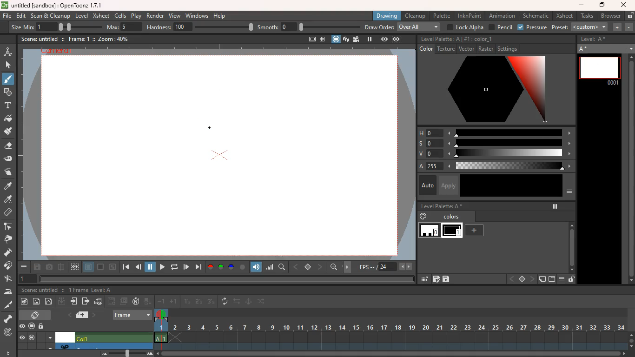 This screenshot has width=635, height=357. I want to click on forms, so click(7, 93).